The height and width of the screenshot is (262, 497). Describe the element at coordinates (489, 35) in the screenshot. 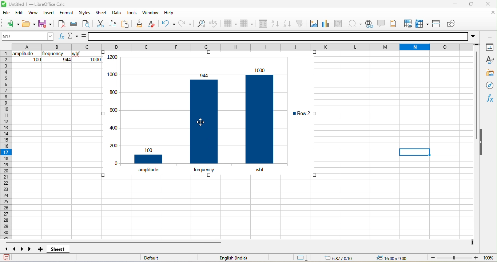

I see `sidebar settings` at that location.